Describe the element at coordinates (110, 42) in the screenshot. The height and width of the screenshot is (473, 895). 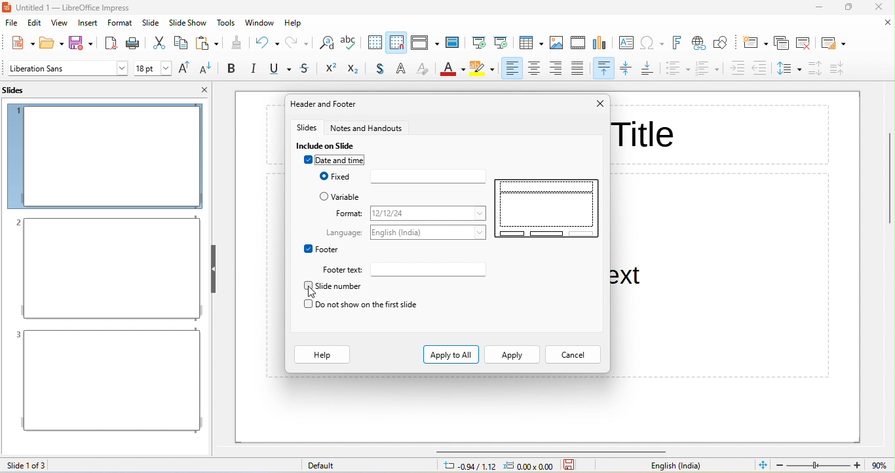
I see `export directly as pdf` at that location.